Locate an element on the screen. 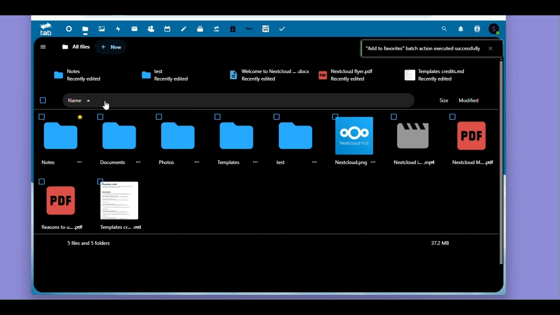 The image size is (560, 315). Notes is located at coordinates (77, 70).